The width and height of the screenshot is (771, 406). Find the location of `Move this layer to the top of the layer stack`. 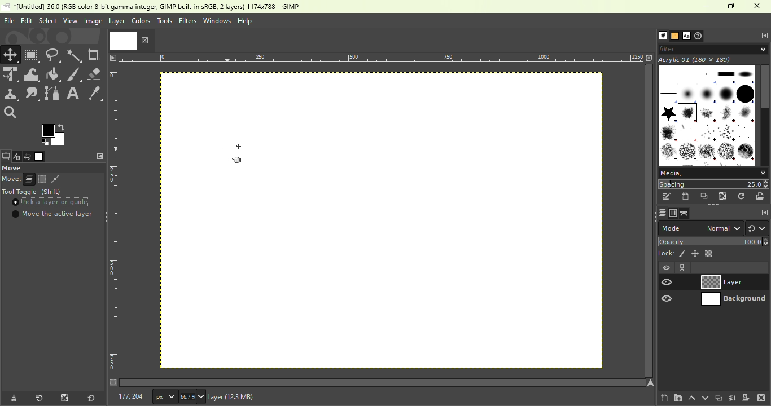

Move this layer to the top of the layer stack is located at coordinates (691, 398).